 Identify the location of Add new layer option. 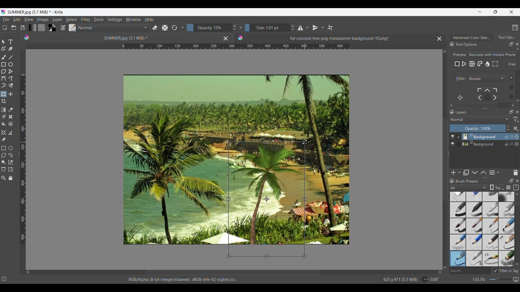
(459, 172).